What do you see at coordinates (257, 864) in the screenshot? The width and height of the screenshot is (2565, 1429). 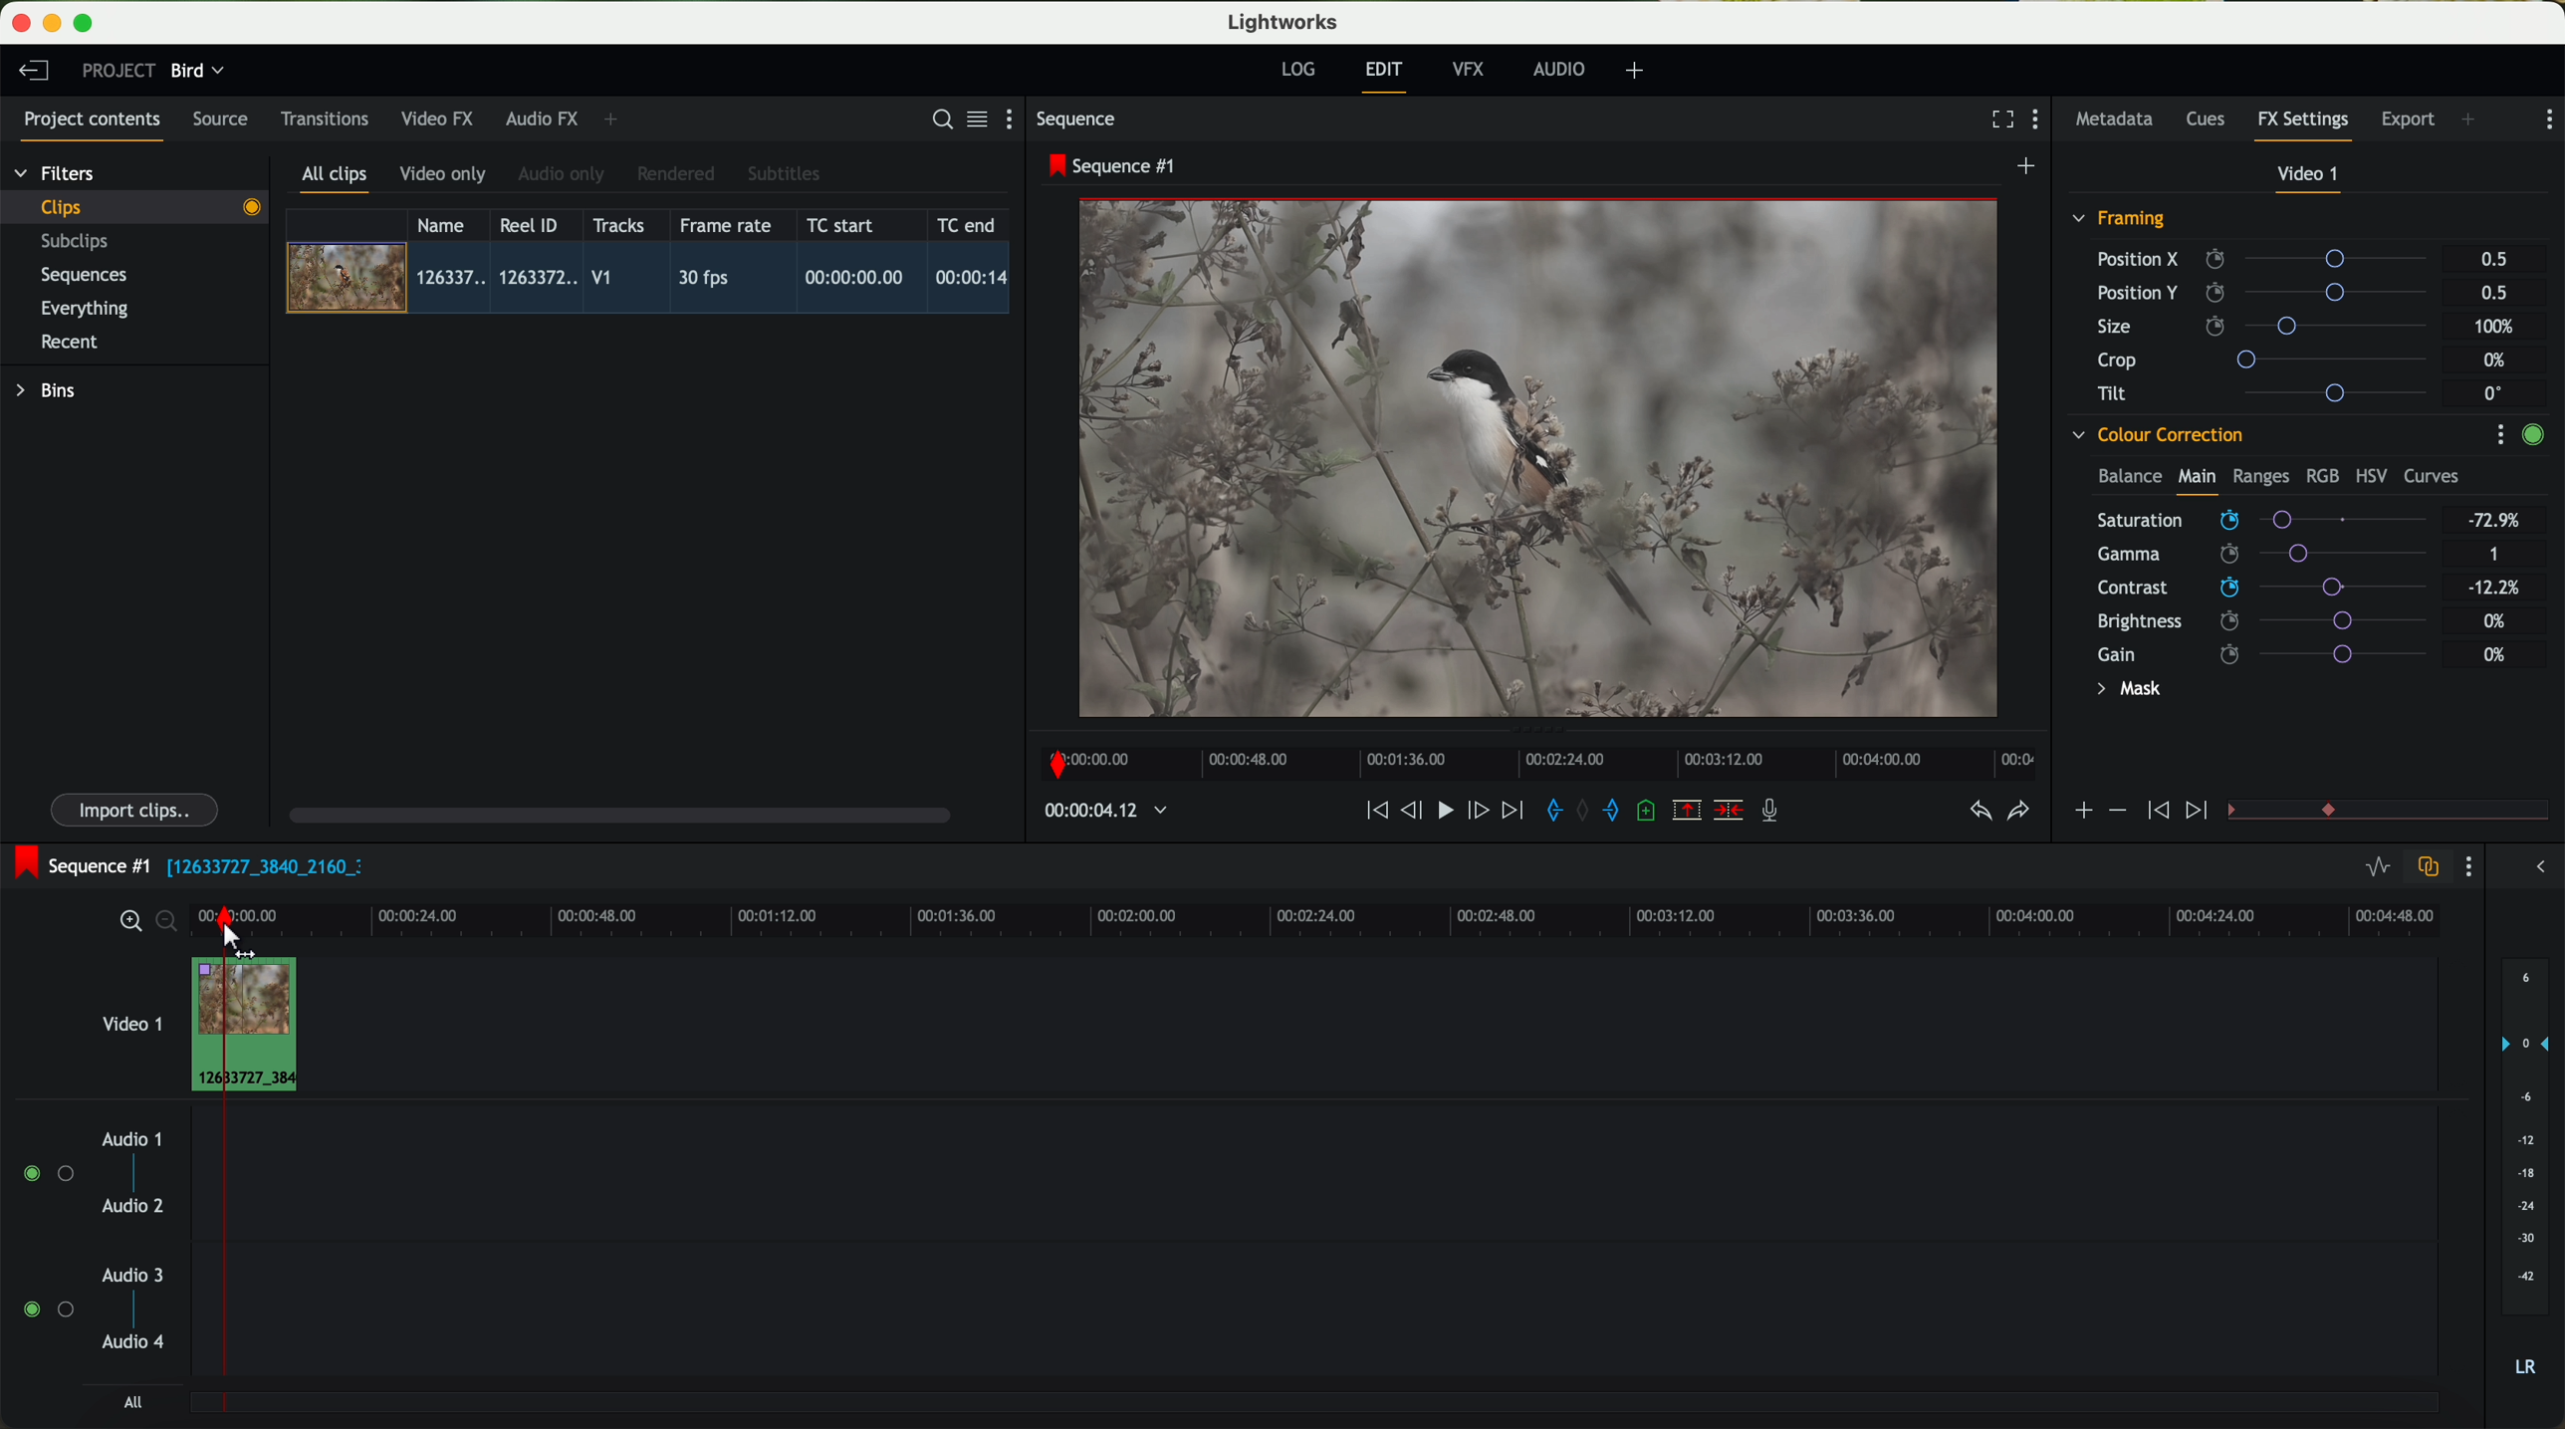 I see `black` at bounding box center [257, 864].